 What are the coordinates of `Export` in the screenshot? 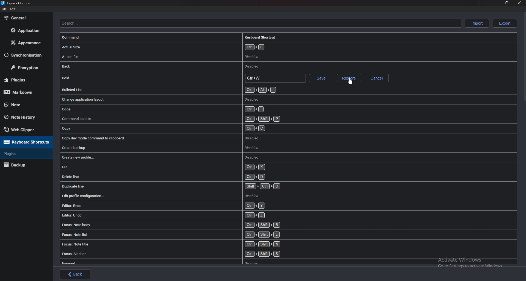 It's located at (505, 23).